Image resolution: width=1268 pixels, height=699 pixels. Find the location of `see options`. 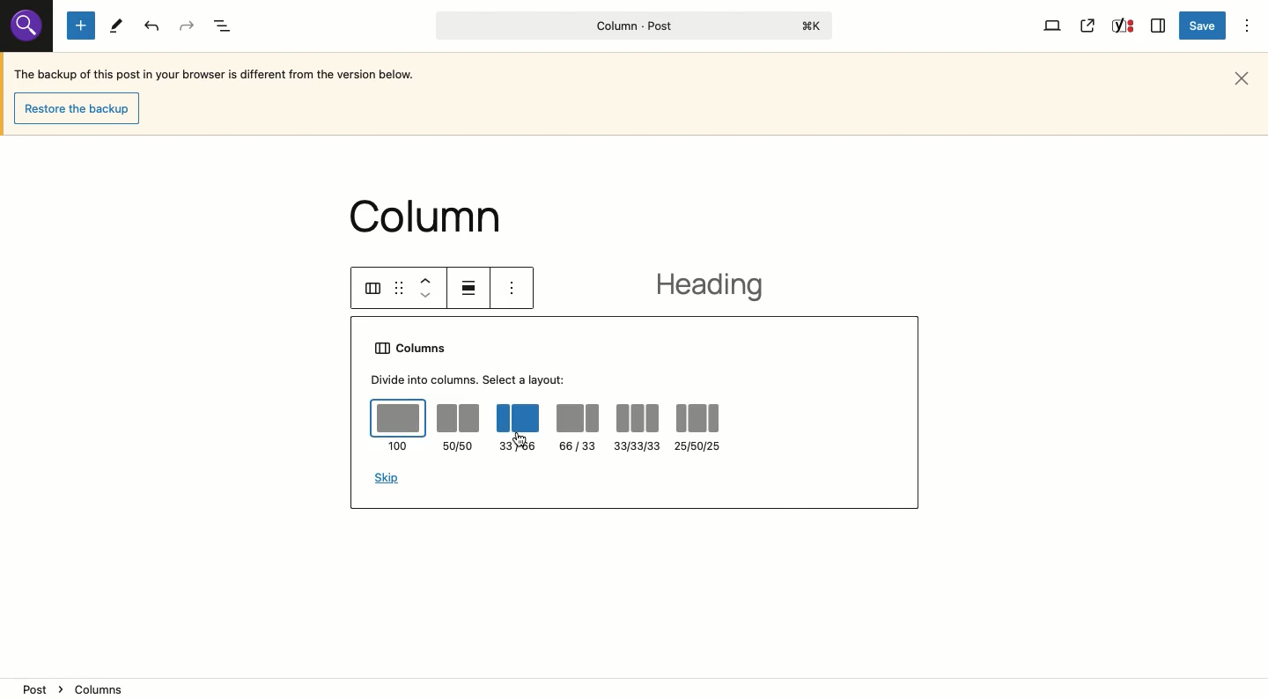

see options is located at coordinates (519, 288).